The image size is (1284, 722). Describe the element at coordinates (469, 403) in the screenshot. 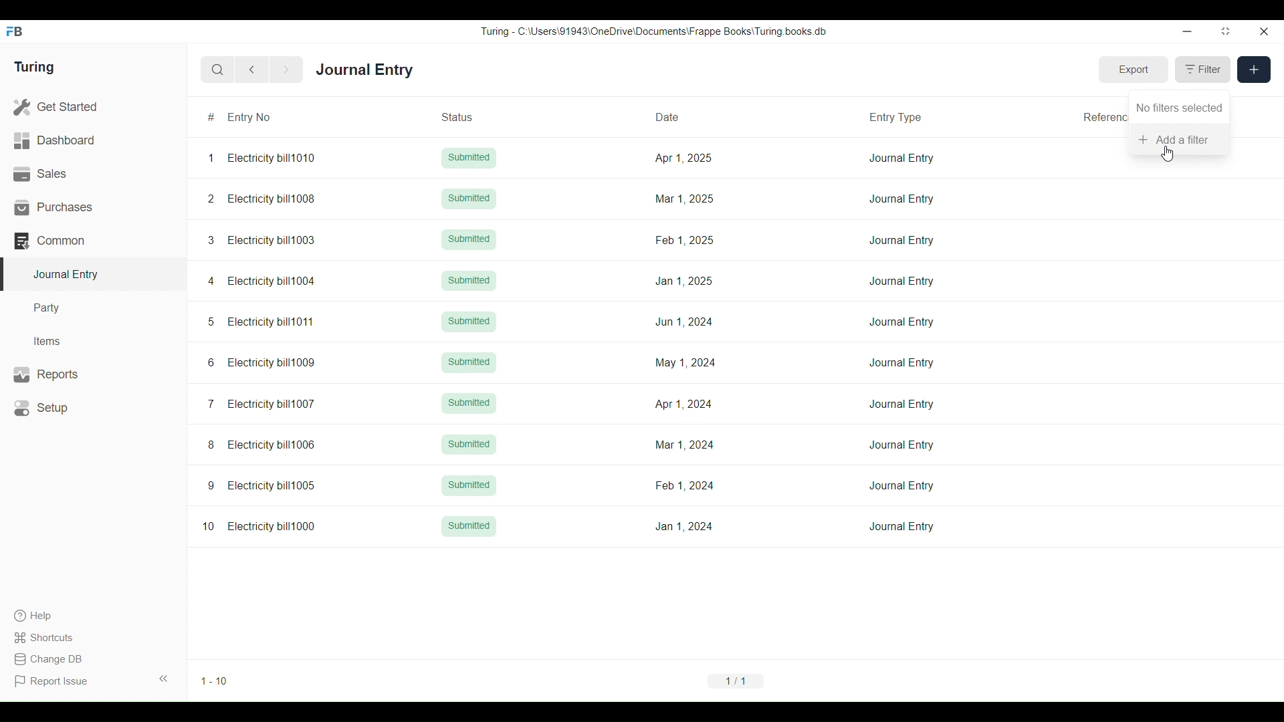

I see `Submitted` at that location.